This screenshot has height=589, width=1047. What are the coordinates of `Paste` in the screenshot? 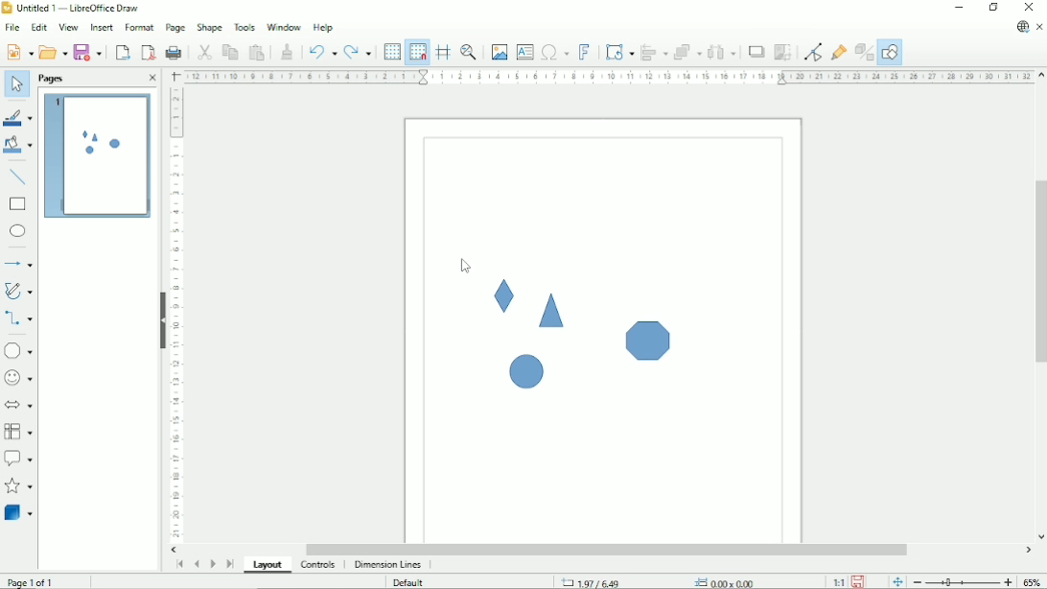 It's located at (257, 52).